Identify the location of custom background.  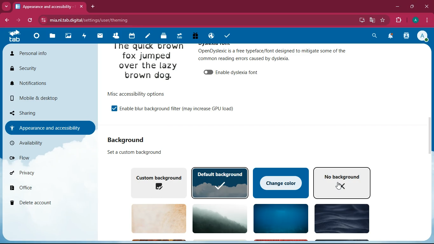
(157, 182).